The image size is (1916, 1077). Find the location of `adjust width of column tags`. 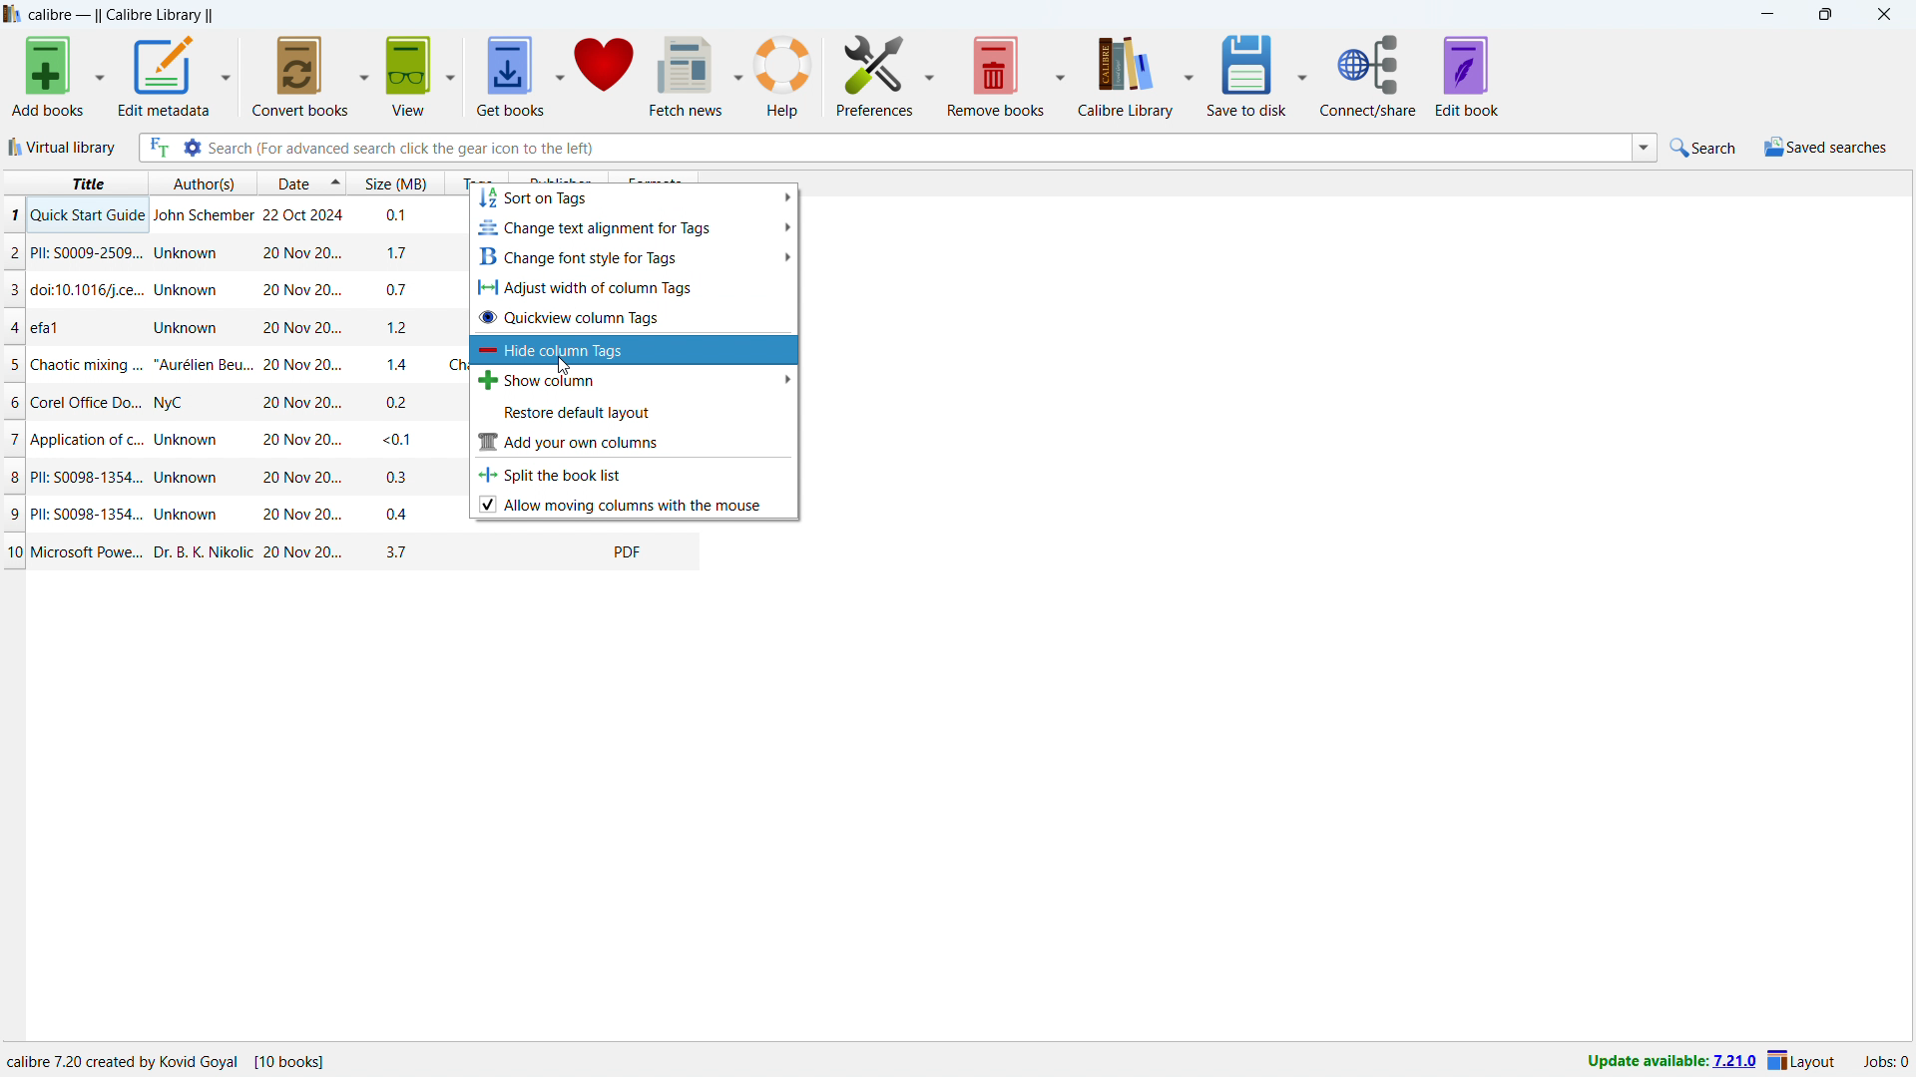

adjust width of column tags is located at coordinates (635, 284).